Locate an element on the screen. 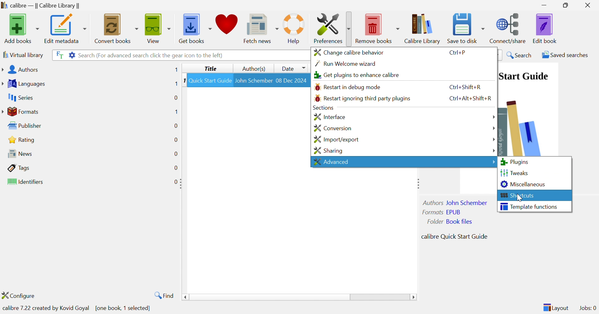 This screenshot has height=314, width=599. Drop Down is located at coordinates (494, 129).